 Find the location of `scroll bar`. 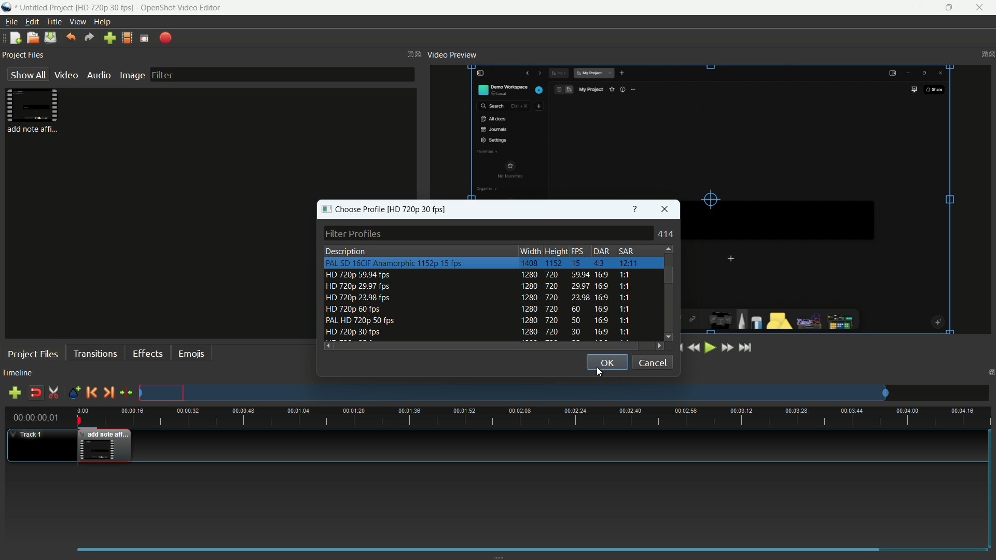

scroll bar is located at coordinates (669, 275).